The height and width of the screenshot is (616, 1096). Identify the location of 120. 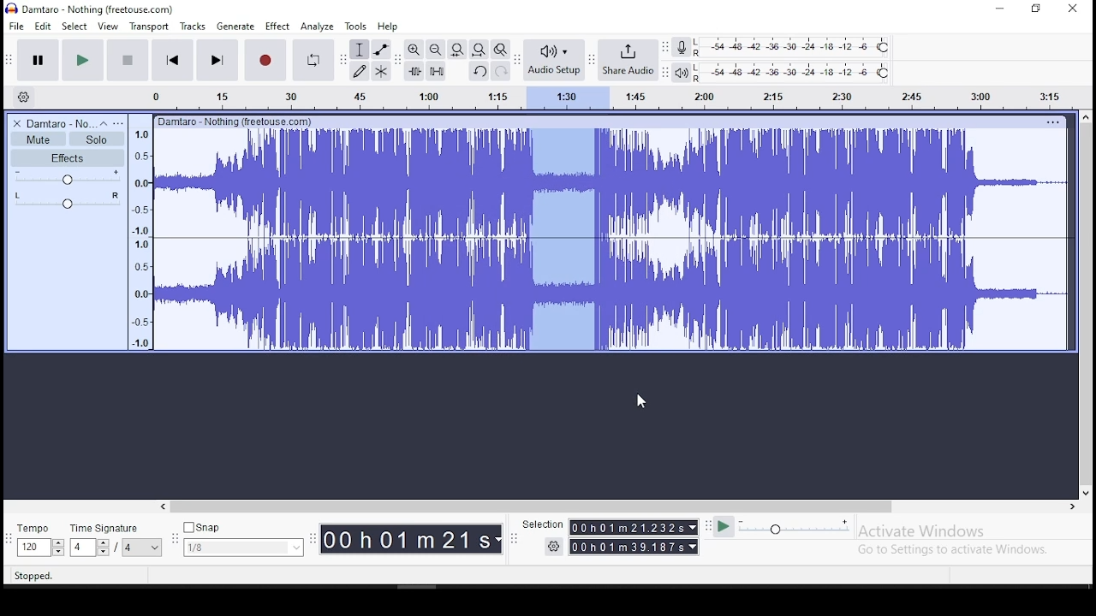
(33, 548).